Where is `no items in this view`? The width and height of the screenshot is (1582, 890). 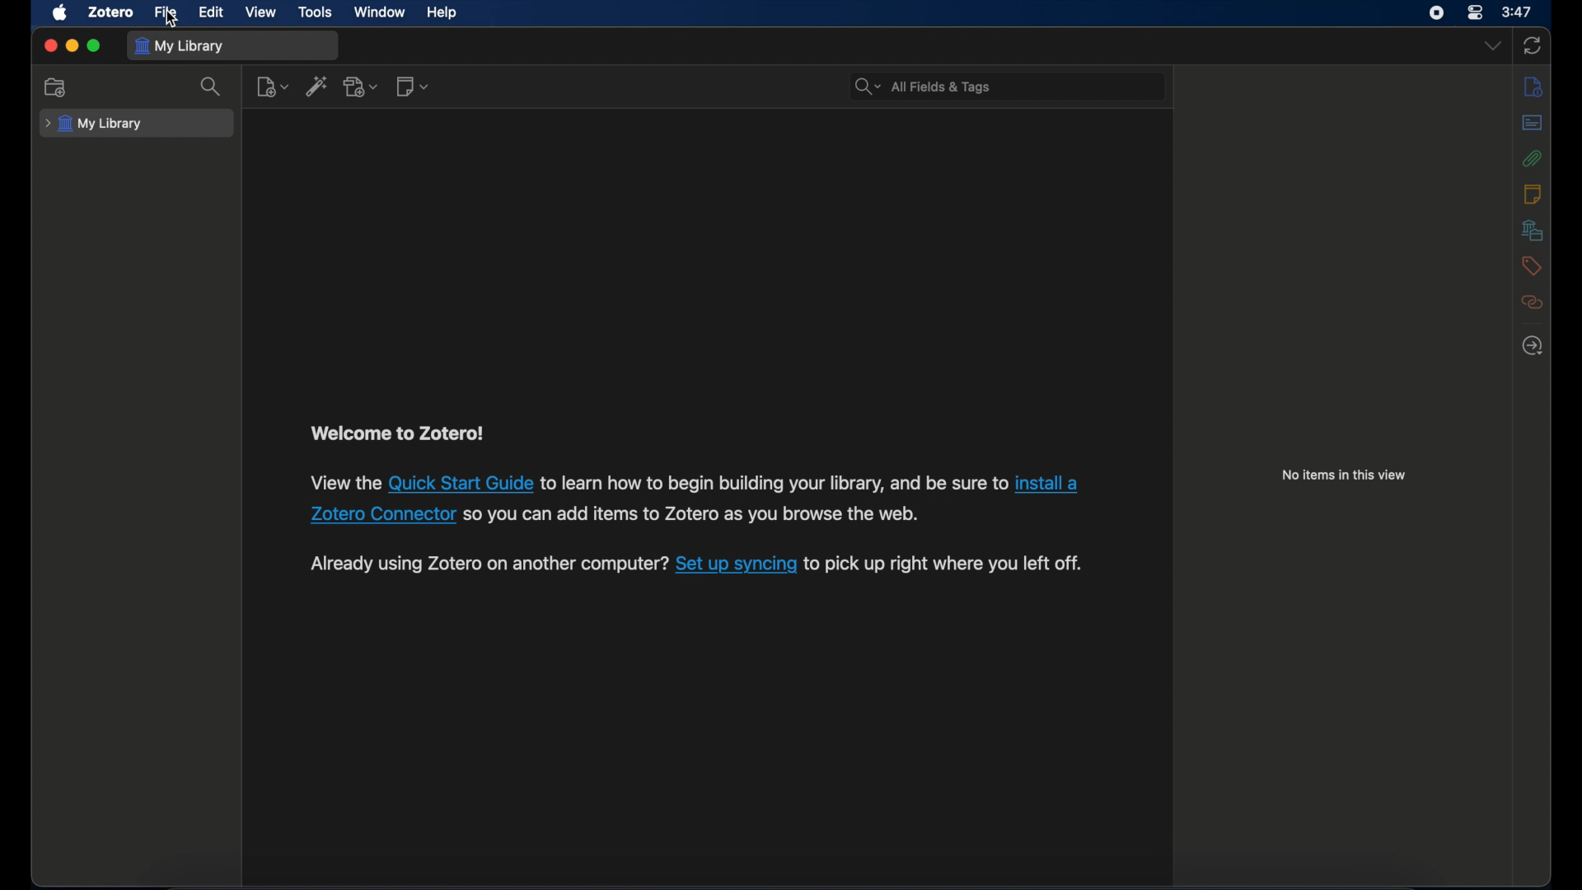 no items in this view is located at coordinates (1344, 475).